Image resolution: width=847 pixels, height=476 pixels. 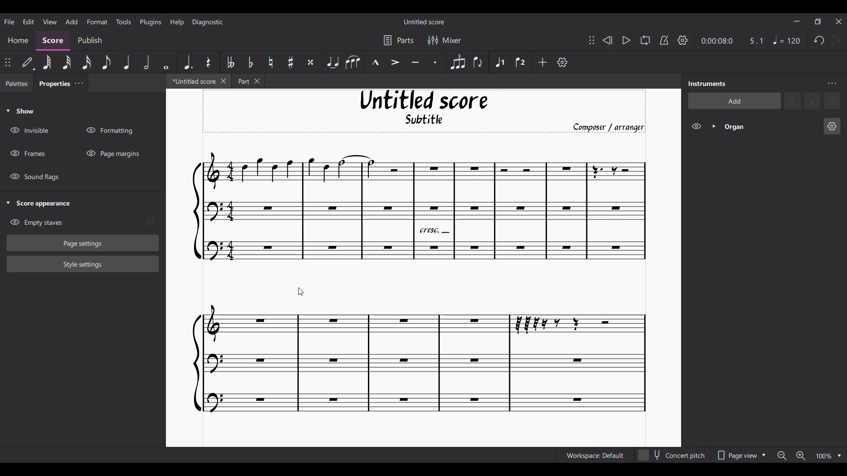 What do you see at coordinates (82, 264) in the screenshot?
I see `Style settings` at bounding box center [82, 264].